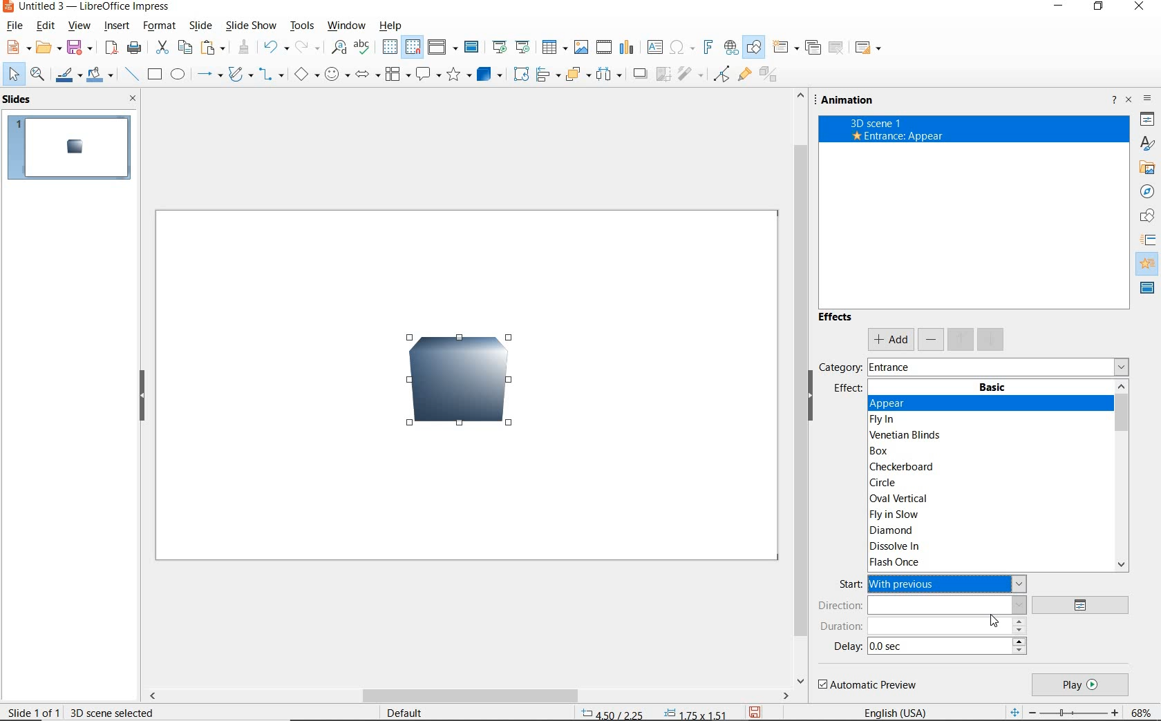 Image resolution: width=1161 pixels, height=721 pixels. What do you see at coordinates (460, 75) in the screenshot?
I see `stars and banners` at bounding box center [460, 75].